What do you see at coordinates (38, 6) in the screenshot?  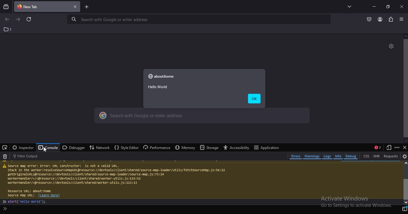 I see `current tab` at bounding box center [38, 6].